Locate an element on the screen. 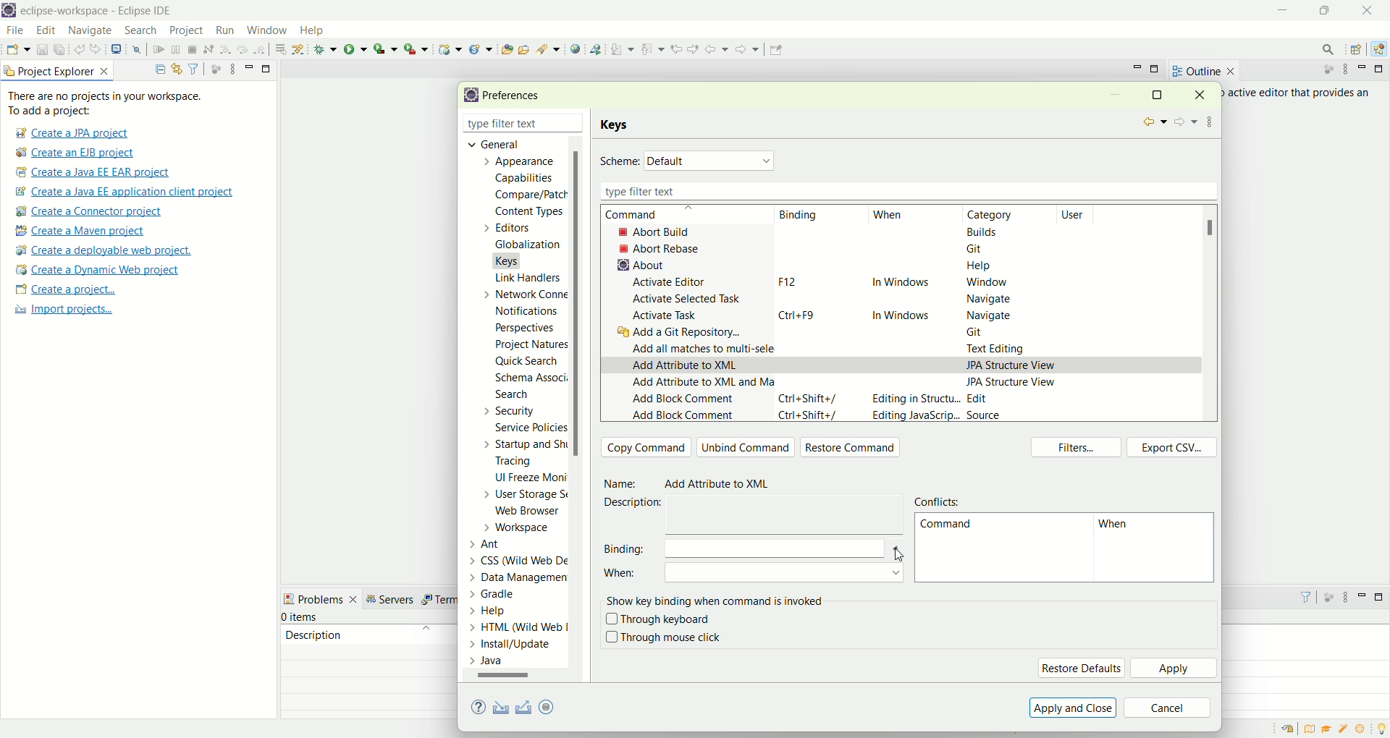  abort rebase is located at coordinates (663, 249).